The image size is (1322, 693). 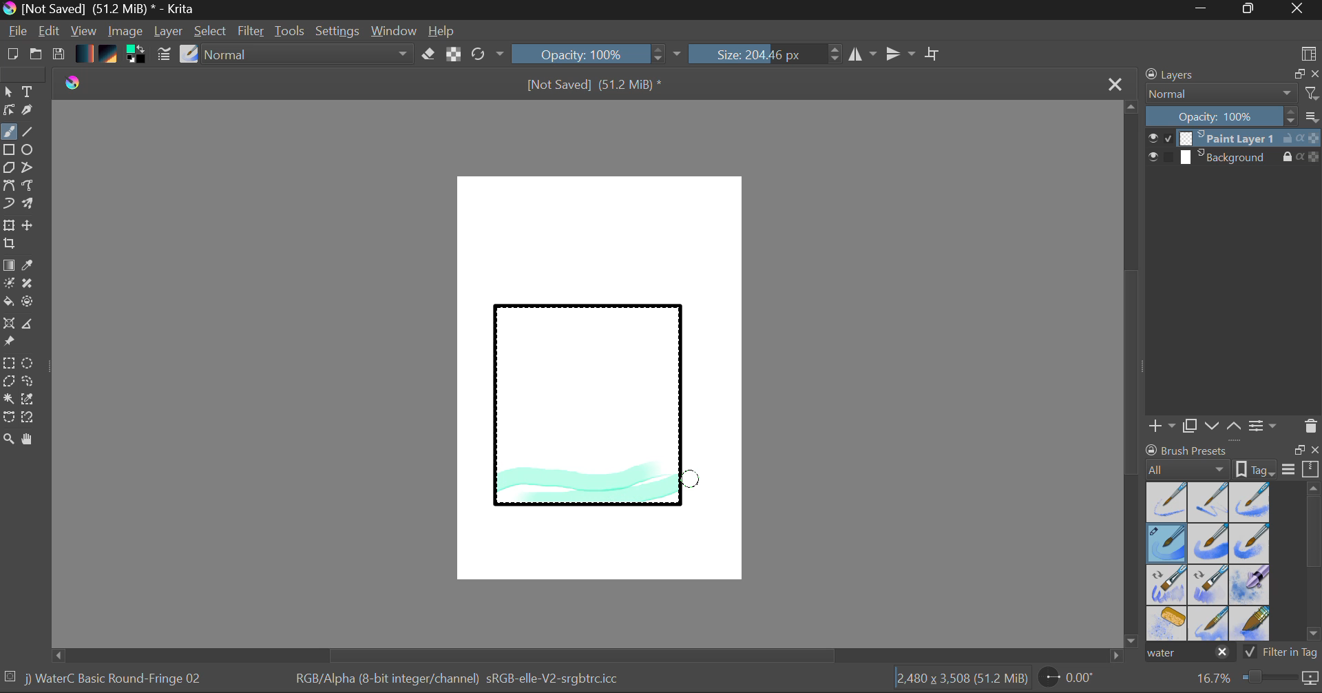 What do you see at coordinates (1250, 544) in the screenshot?
I see `Water C - Grunge` at bounding box center [1250, 544].